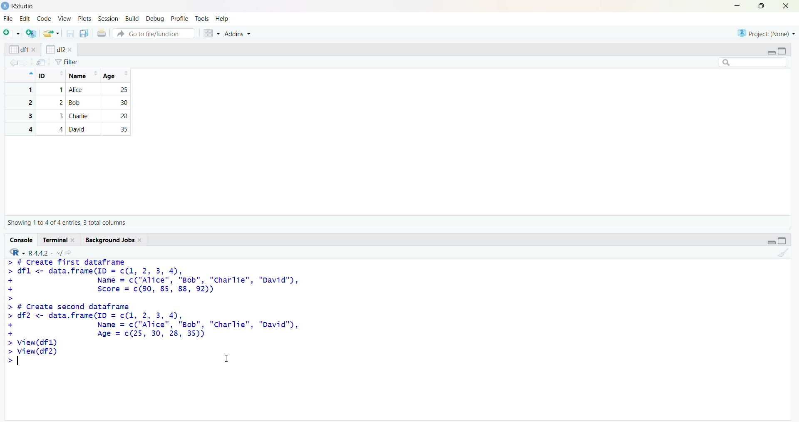 Image resolution: width=799 pixels, height=422 pixels. Describe the element at coordinates (72, 129) in the screenshot. I see `4 4 David 35` at that location.